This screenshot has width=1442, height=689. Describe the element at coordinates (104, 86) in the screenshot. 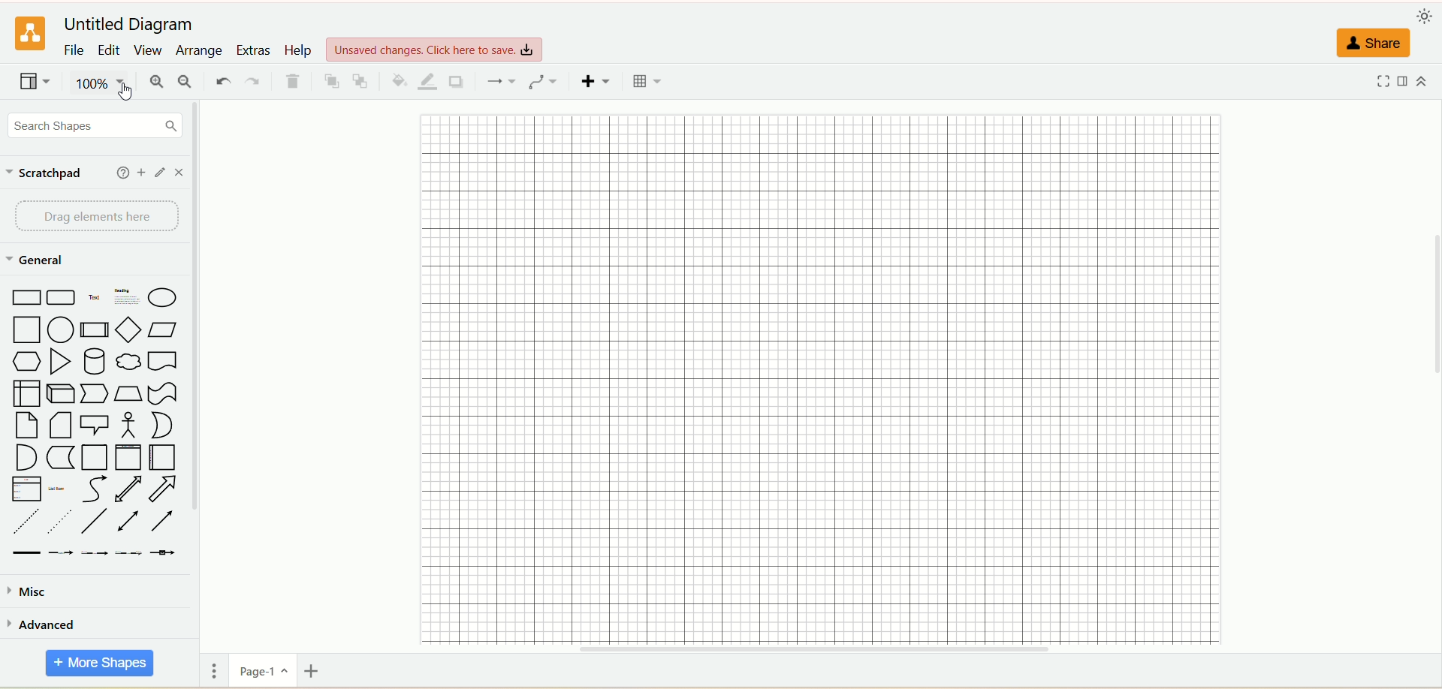

I see `zoom factor` at that location.